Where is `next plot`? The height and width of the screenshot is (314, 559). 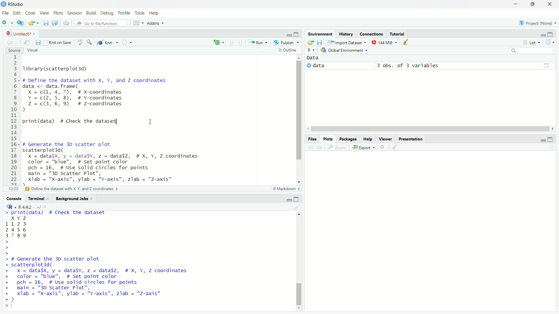 next plot is located at coordinates (319, 148).